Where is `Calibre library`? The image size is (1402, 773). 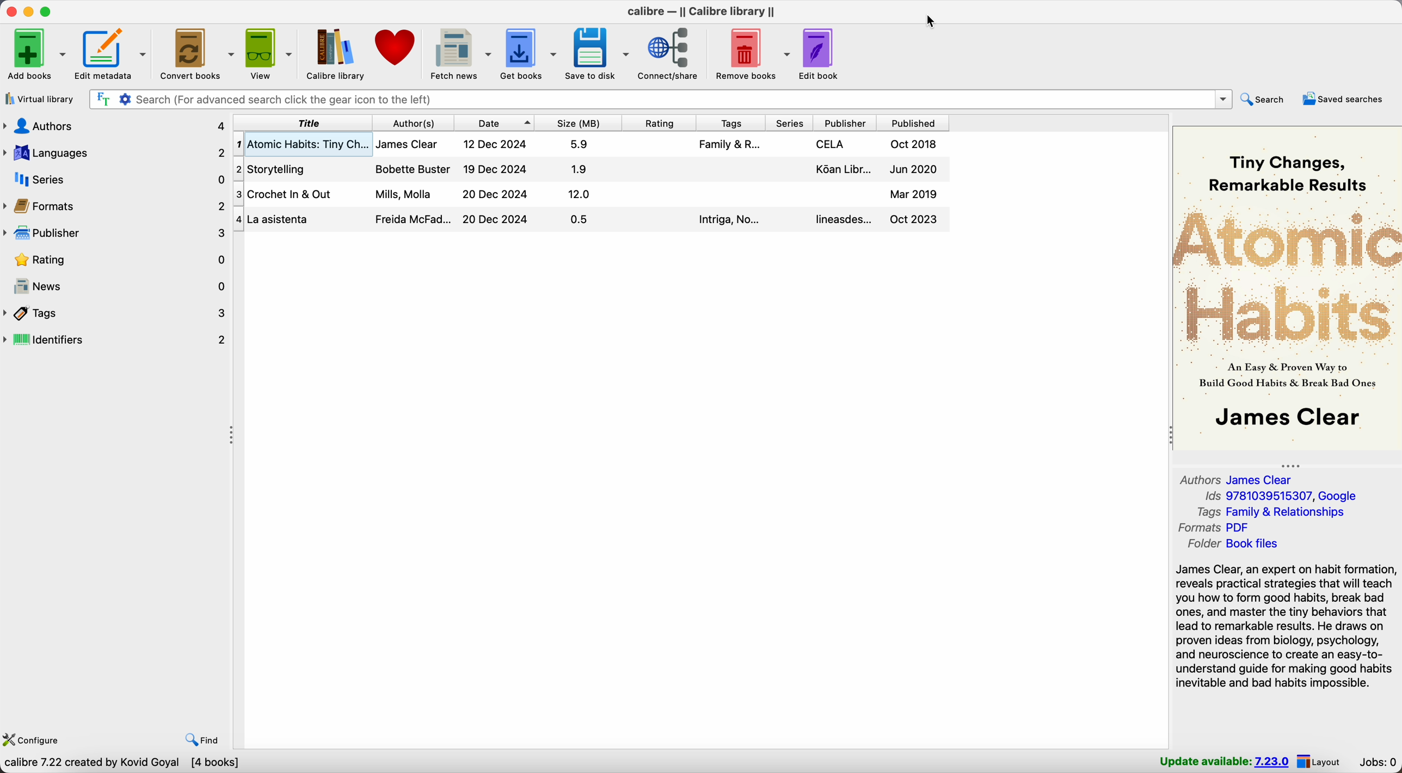
Calibre library is located at coordinates (336, 55).